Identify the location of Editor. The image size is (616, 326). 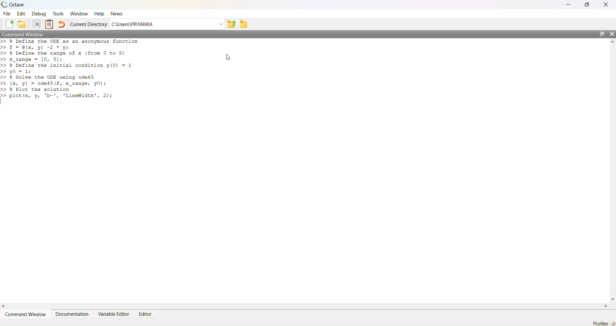
(145, 314).